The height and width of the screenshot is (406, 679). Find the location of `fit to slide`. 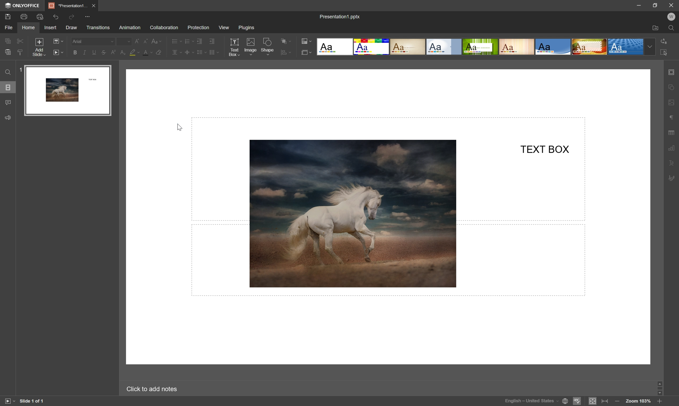

fit to slide is located at coordinates (592, 402).